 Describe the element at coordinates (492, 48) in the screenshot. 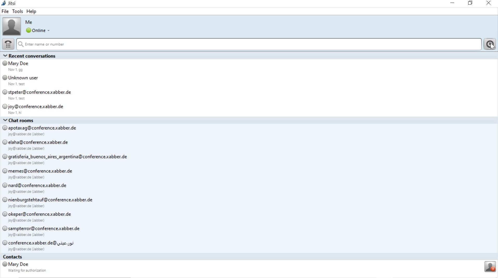

I see `cursor` at that location.